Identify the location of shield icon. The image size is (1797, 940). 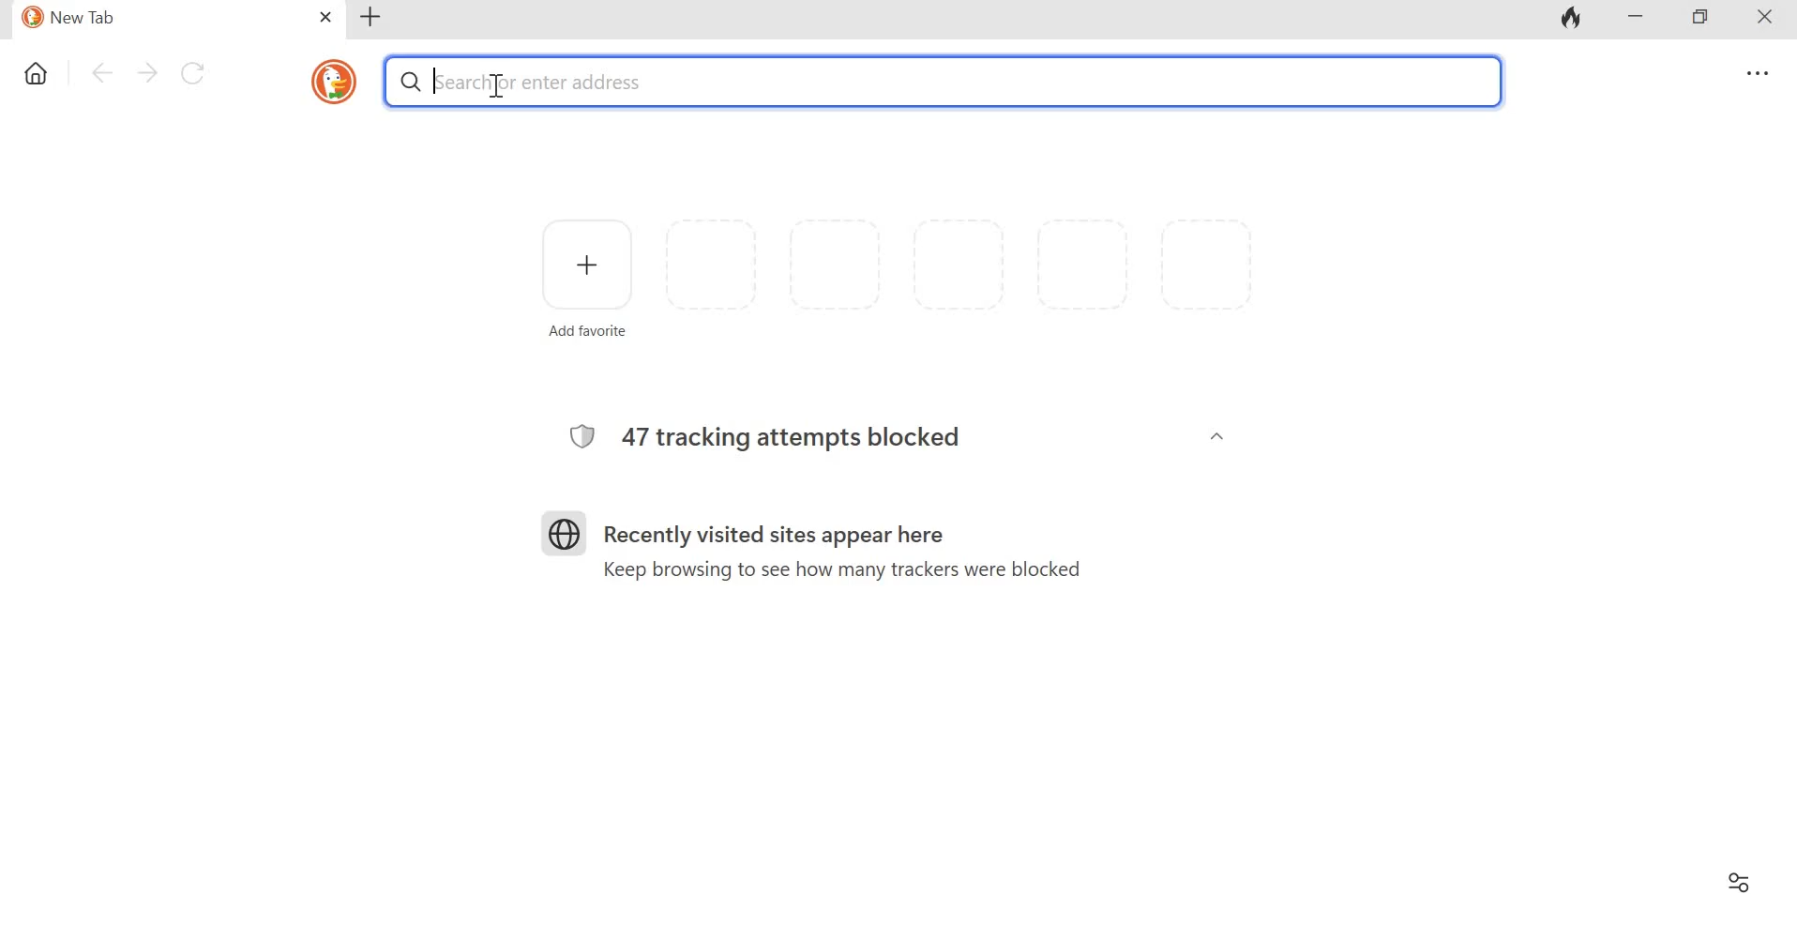
(560, 436).